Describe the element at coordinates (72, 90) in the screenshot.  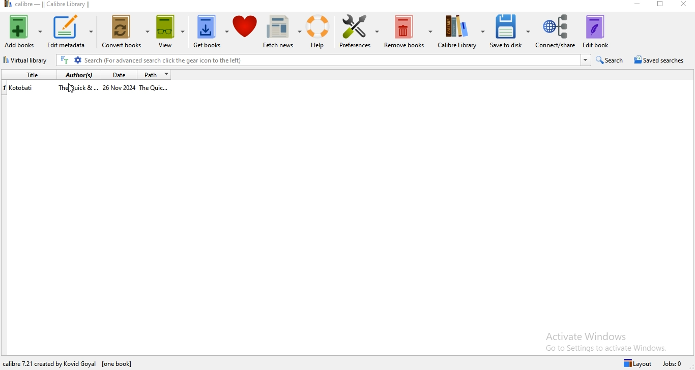
I see `Cursor` at that location.